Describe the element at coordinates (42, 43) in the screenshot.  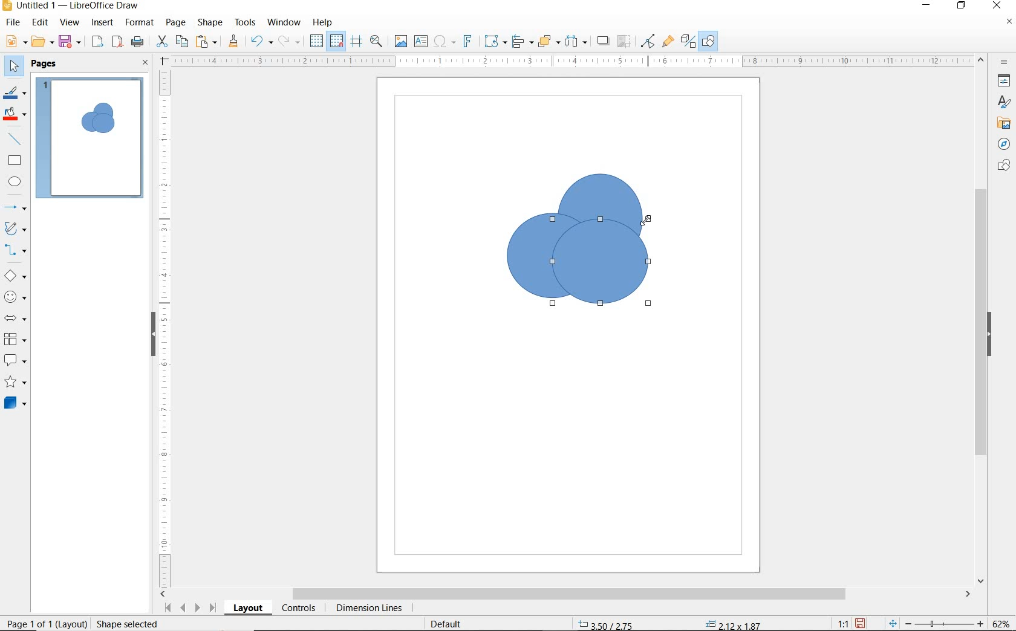
I see `OPEN` at that location.